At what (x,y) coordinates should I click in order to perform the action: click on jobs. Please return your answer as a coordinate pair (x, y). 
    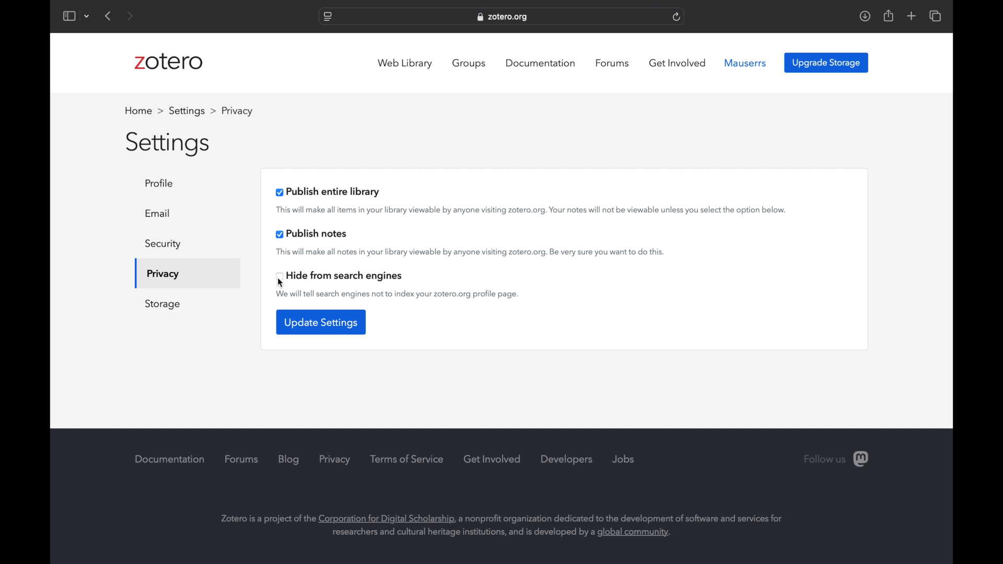
    Looking at the image, I should click on (624, 460).